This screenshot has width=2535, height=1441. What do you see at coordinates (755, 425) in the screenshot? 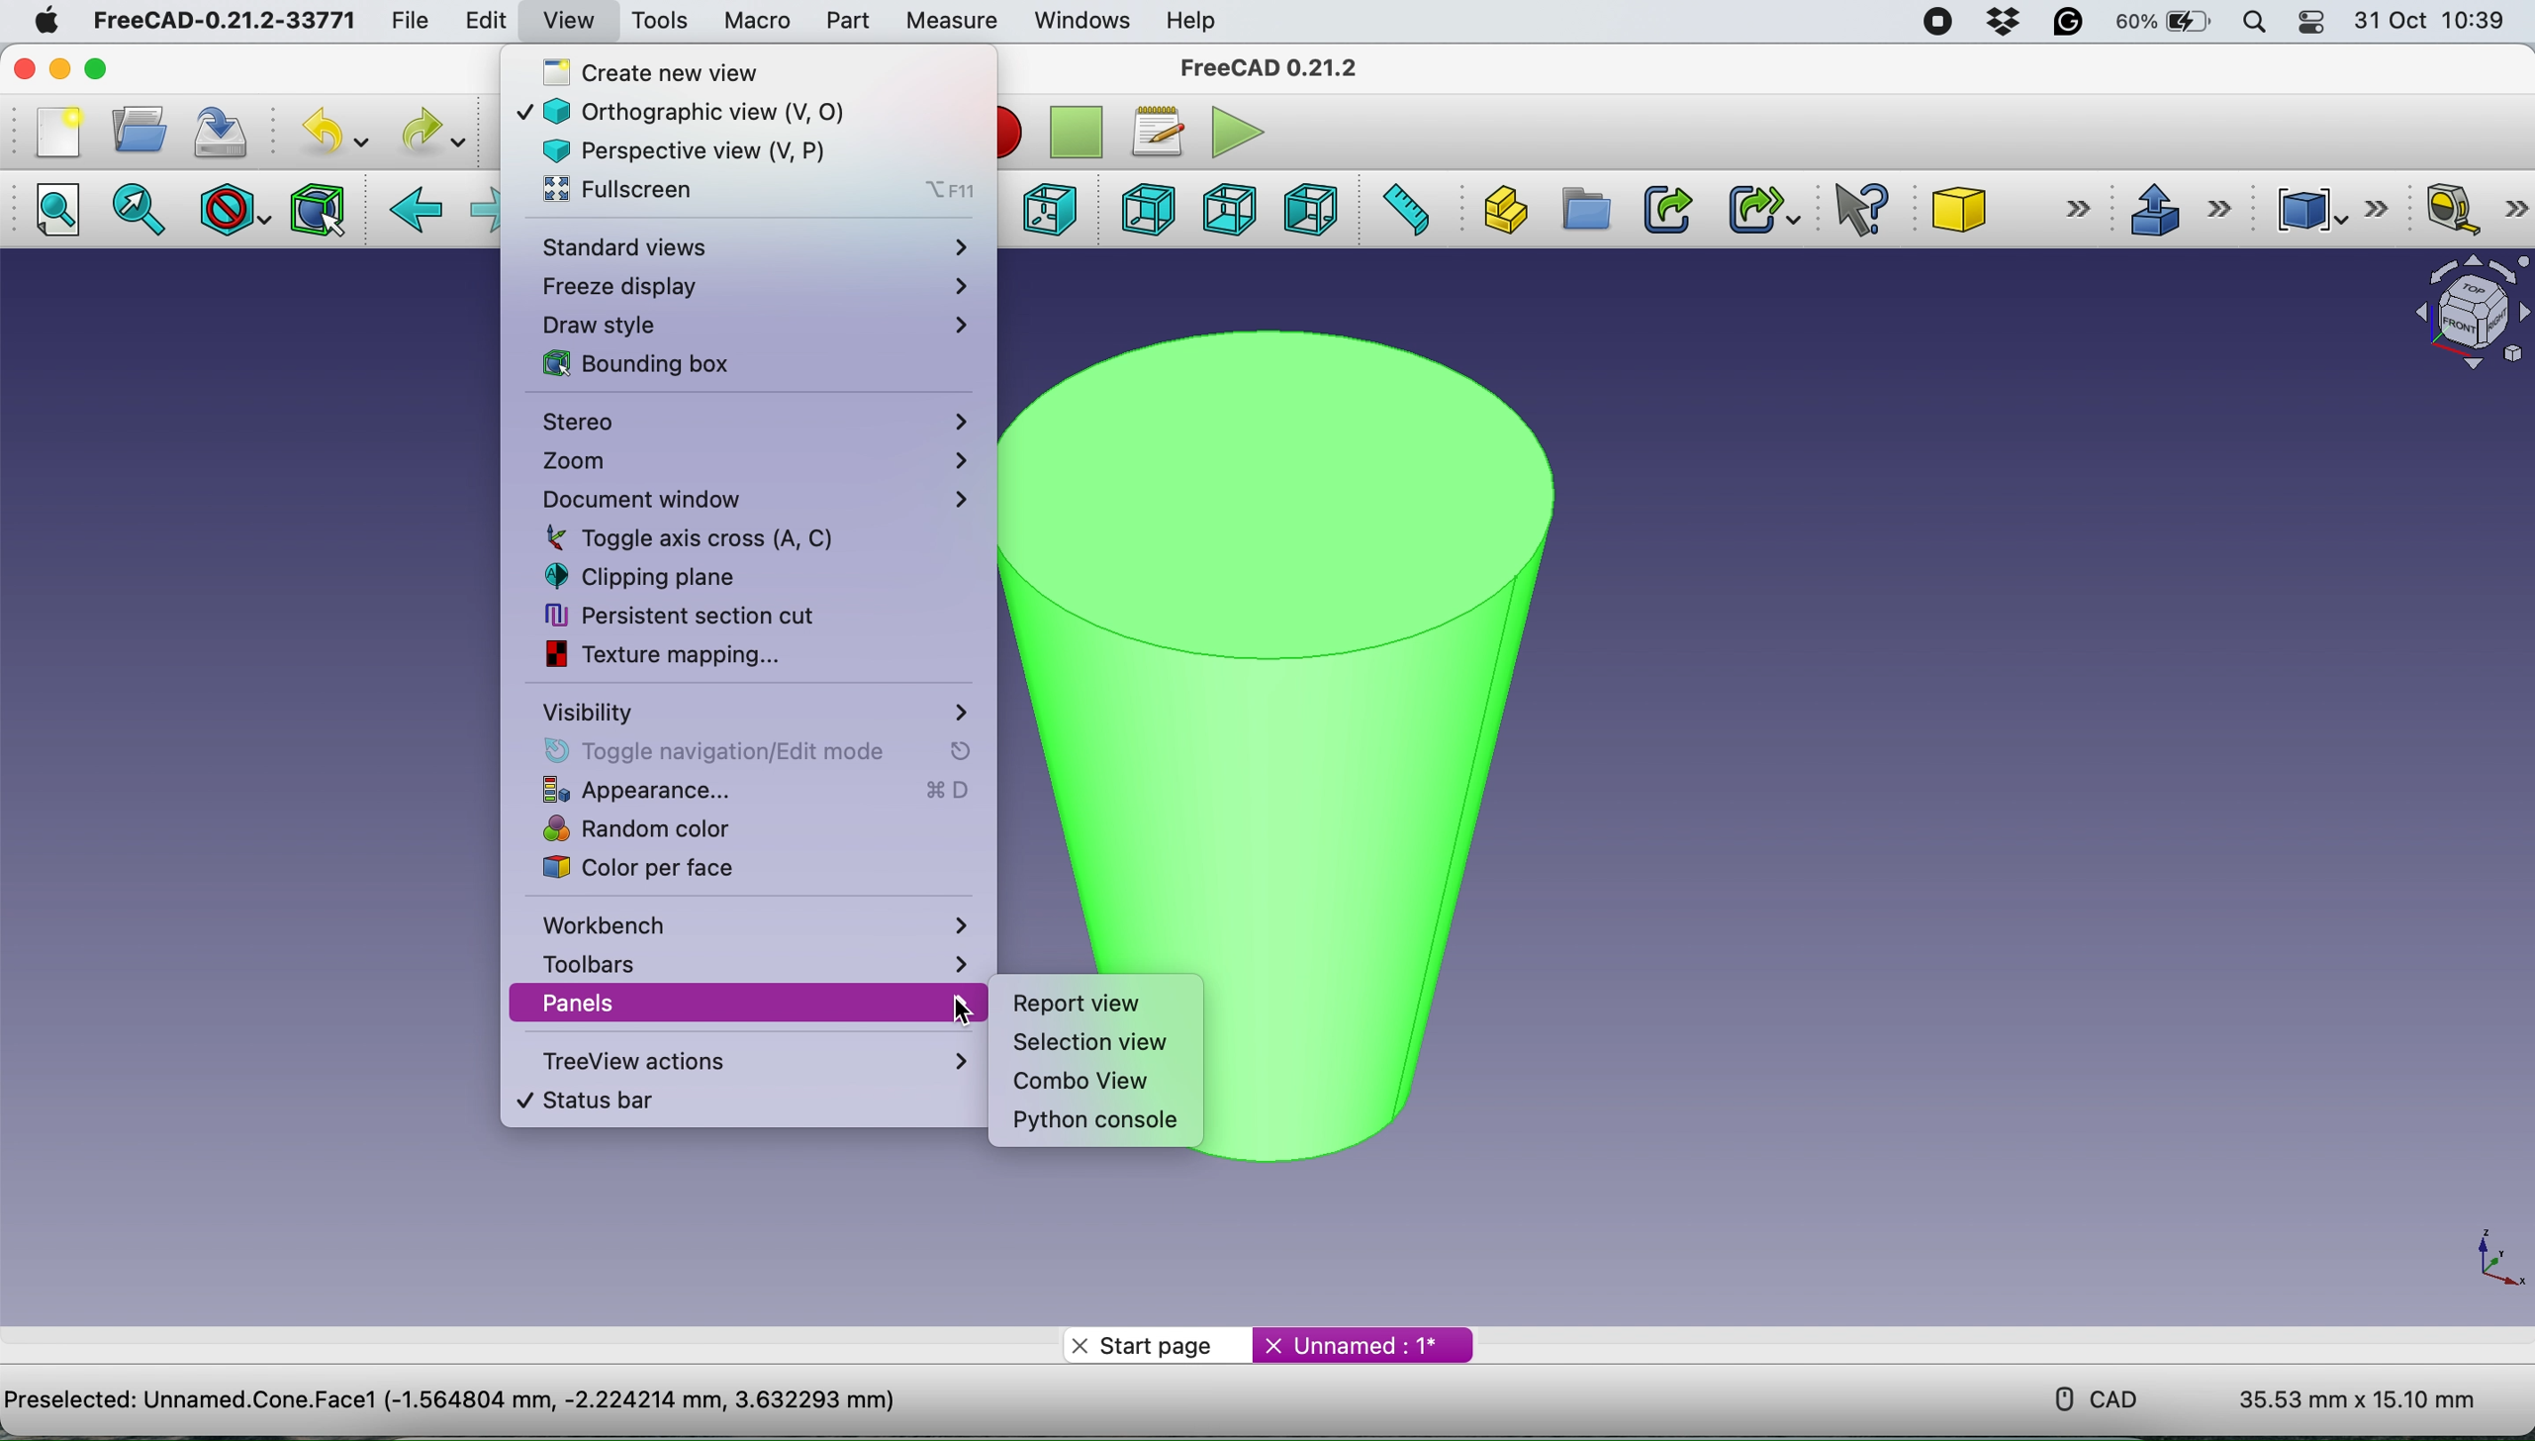
I see `stereo` at bounding box center [755, 425].